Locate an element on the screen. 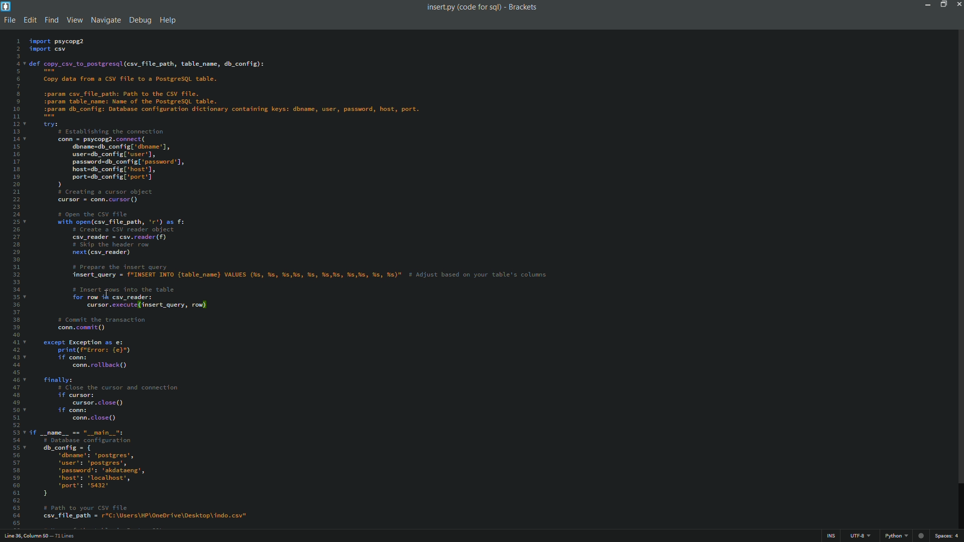 The height and width of the screenshot is (542, 964). line numbers is located at coordinates (13, 282).